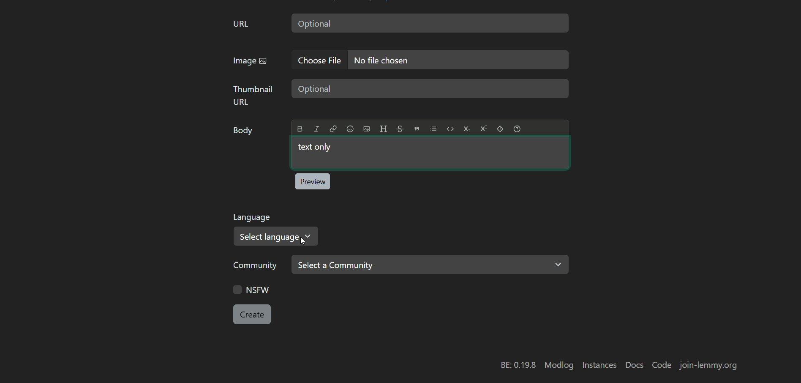 This screenshot has width=801, height=383. Describe the element at coordinates (367, 129) in the screenshot. I see `Upload image` at that location.